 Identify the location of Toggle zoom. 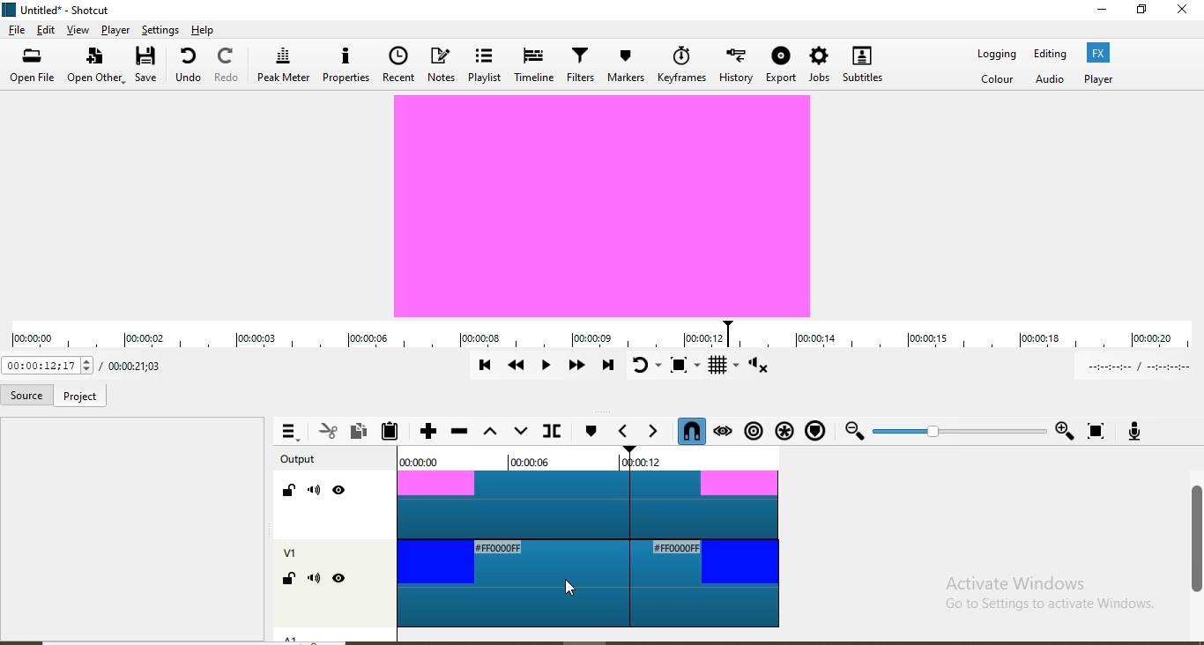
(684, 368).